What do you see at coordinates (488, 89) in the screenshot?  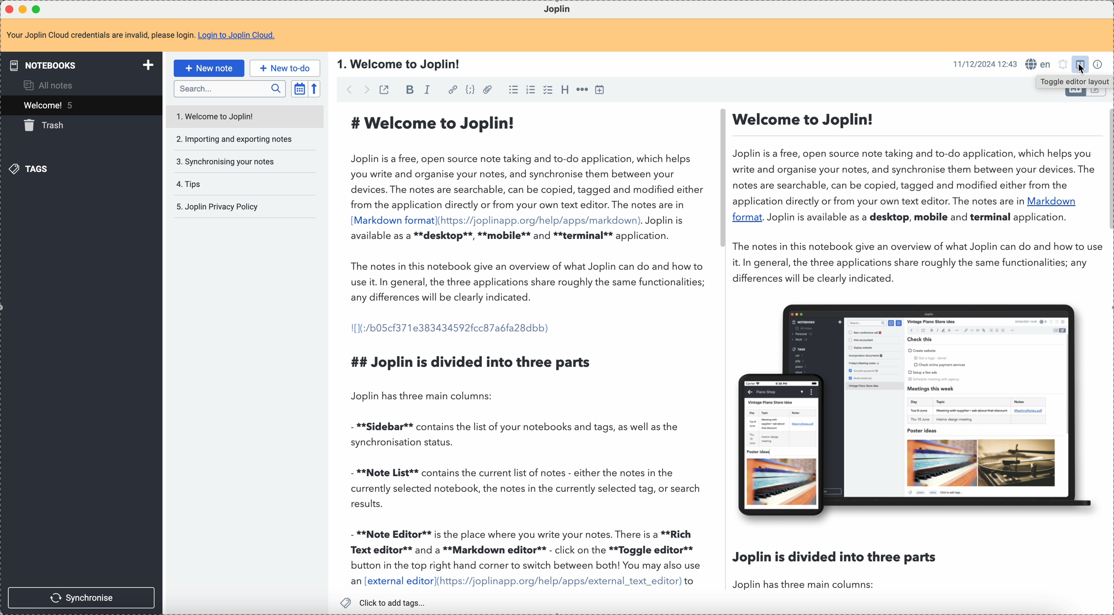 I see `attach file` at bounding box center [488, 89].